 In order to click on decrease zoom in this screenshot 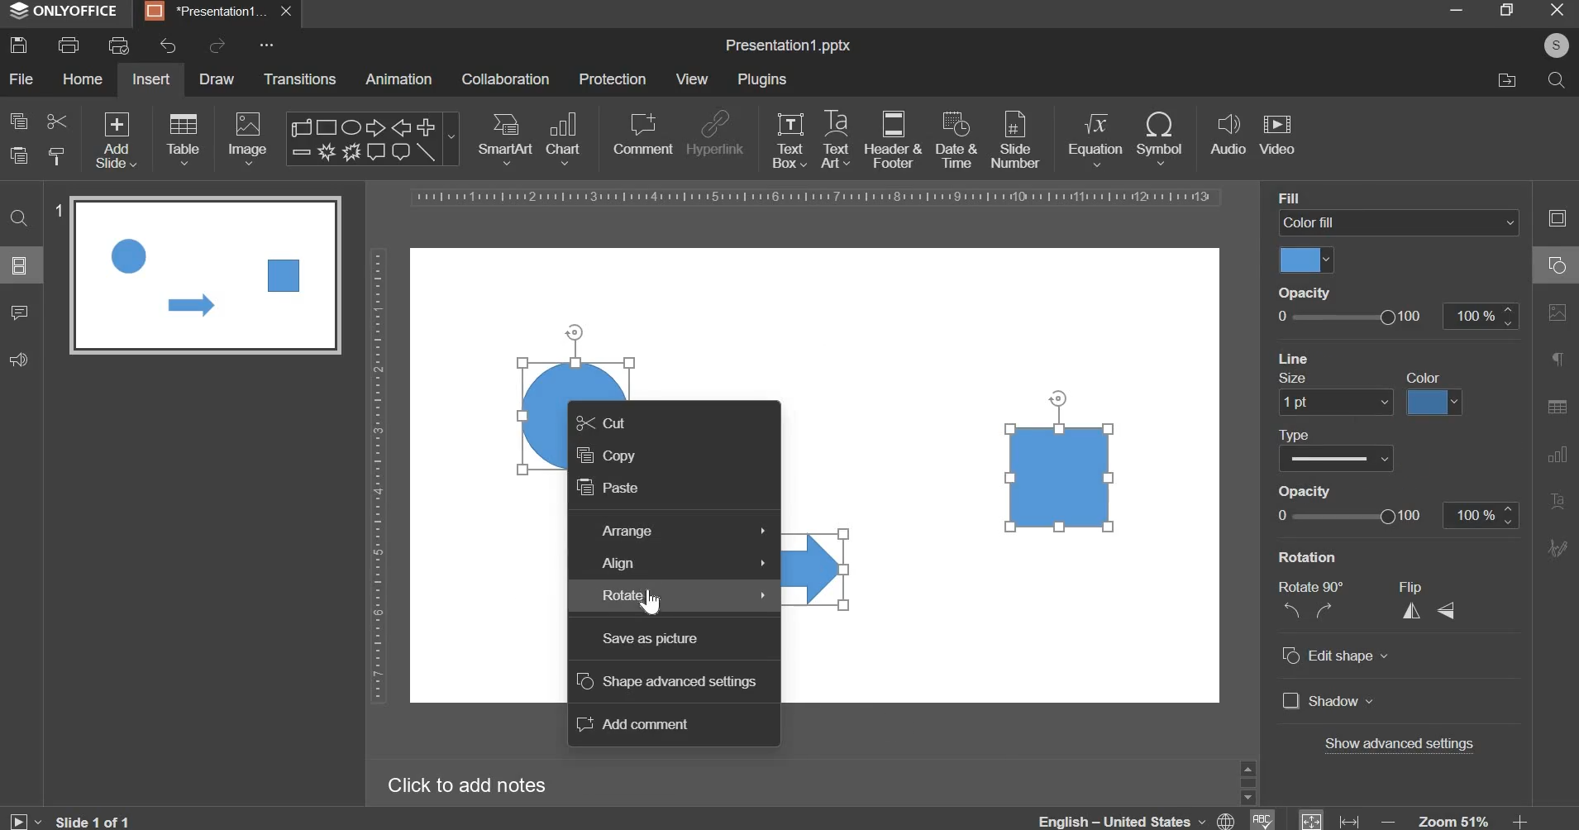, I will do `click(1389, 821)`.